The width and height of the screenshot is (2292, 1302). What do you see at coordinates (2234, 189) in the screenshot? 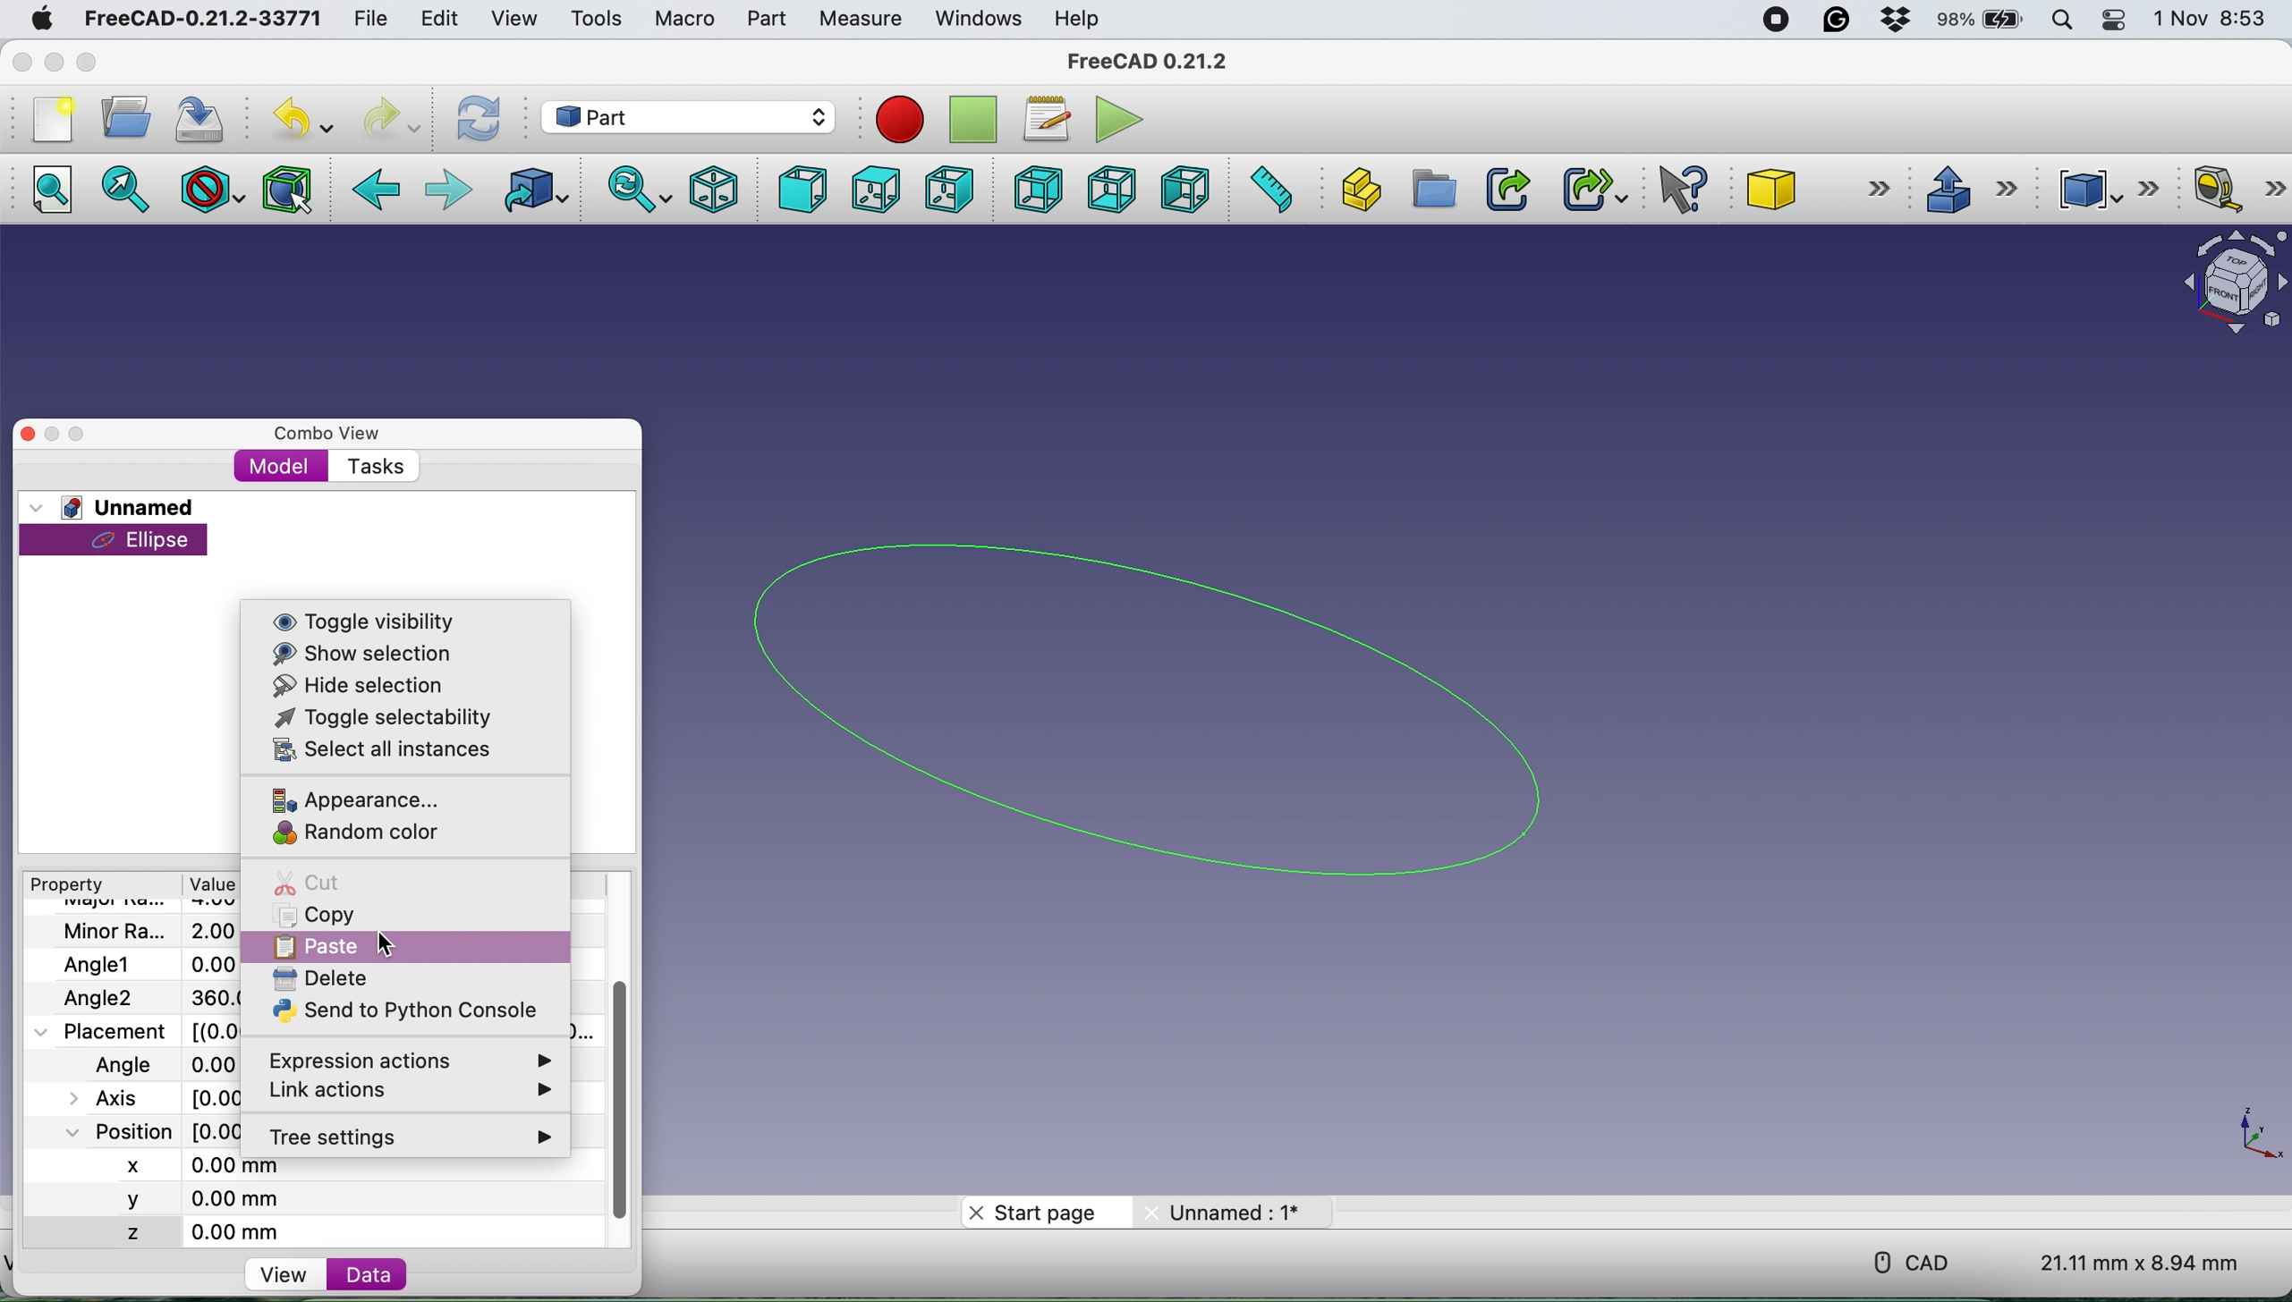
I see `measure linear` at bounding box center [2234, 189].